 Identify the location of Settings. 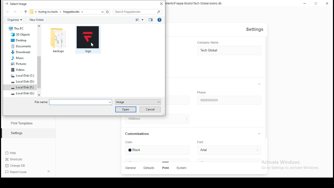
(257, 31).